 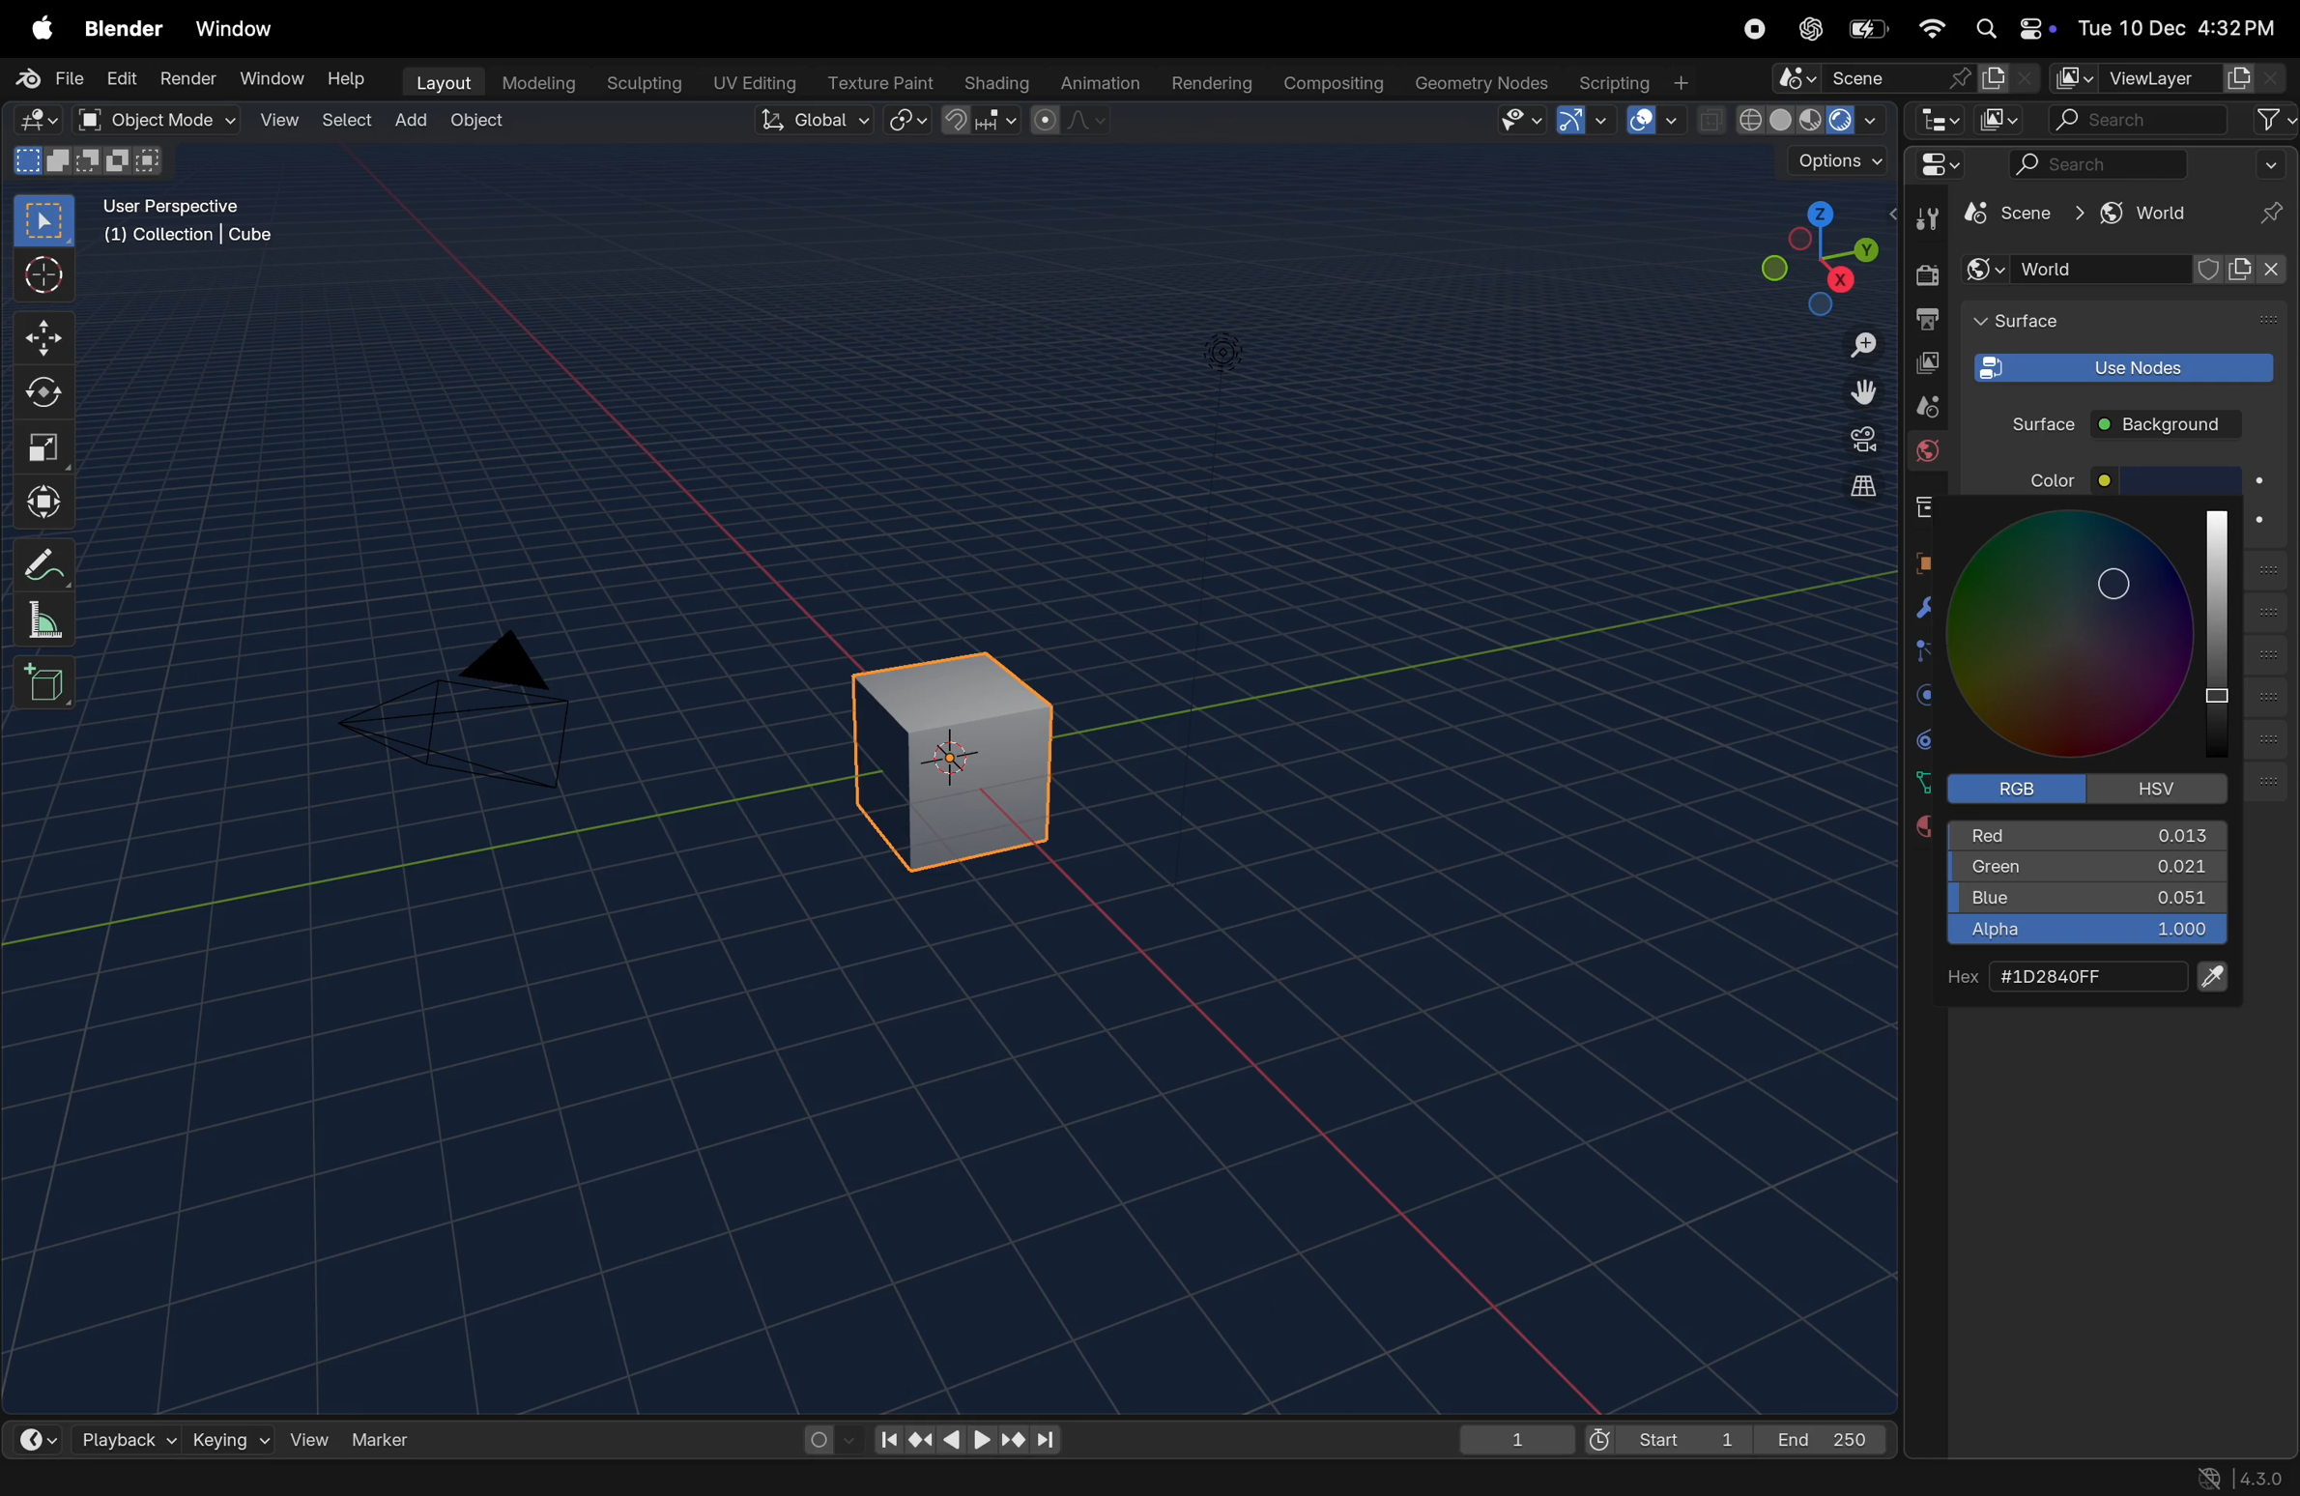 I want to click on select, so click(x=46, y=221).